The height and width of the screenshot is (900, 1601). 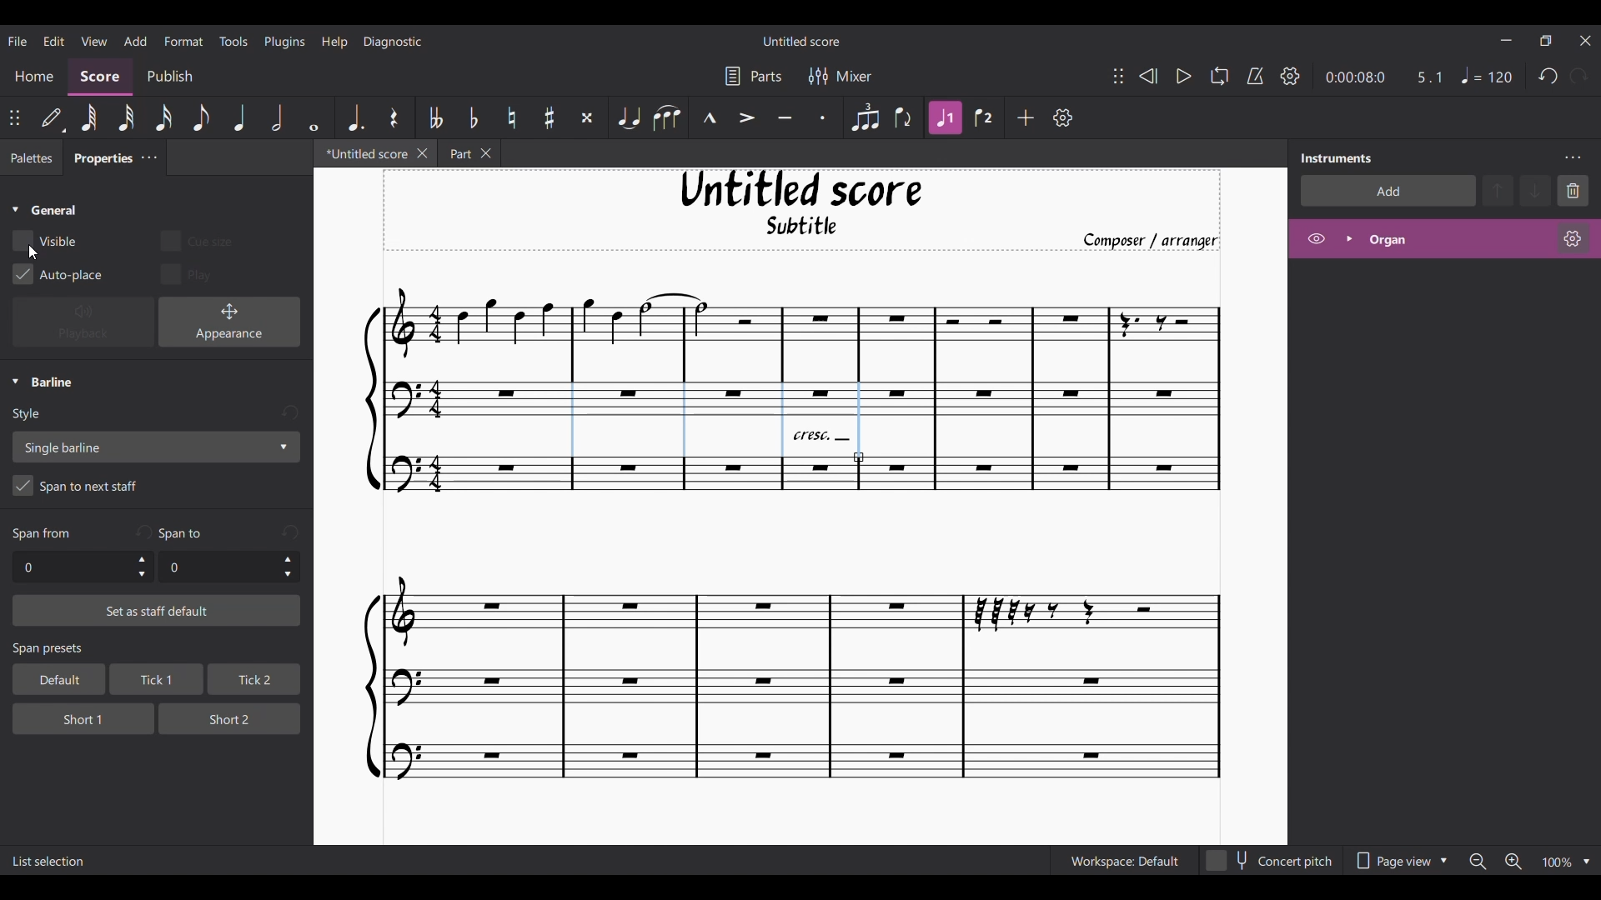 What do you see at coordinates (279, 117) in the screenshot?
I see `Half note` at bounding box center [279, 117].